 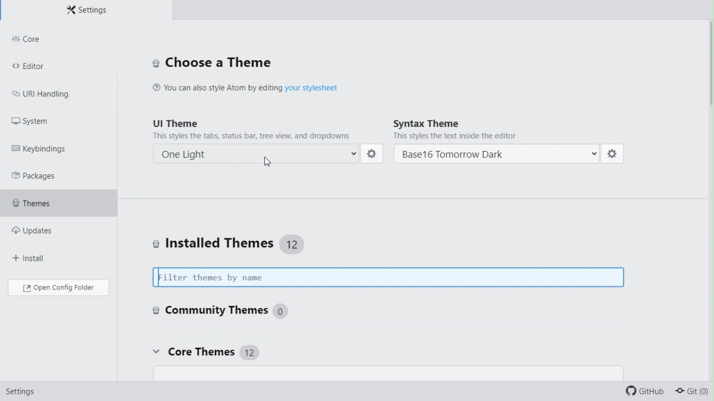 What do you see at coordinates (57, 287) in the screenshot?
I see `Open config folder` at bounding box center [57, 287].